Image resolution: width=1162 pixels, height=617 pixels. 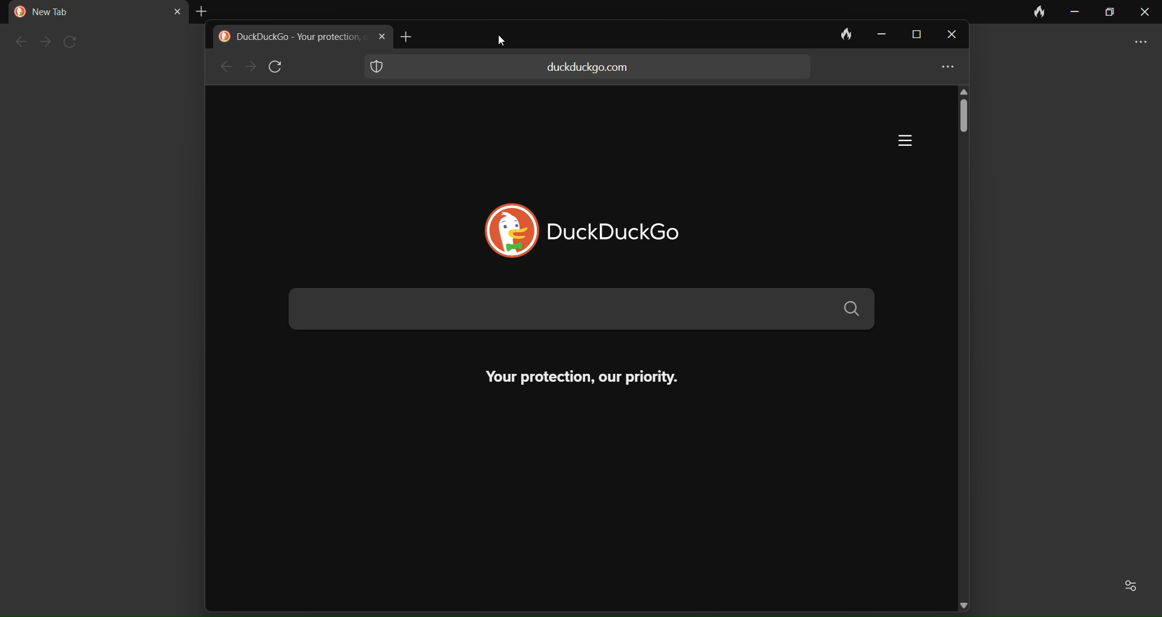 What do you see at coordinates (170, 11) in the screenshot?
I see `close tab` at bounding box center [170, 11].